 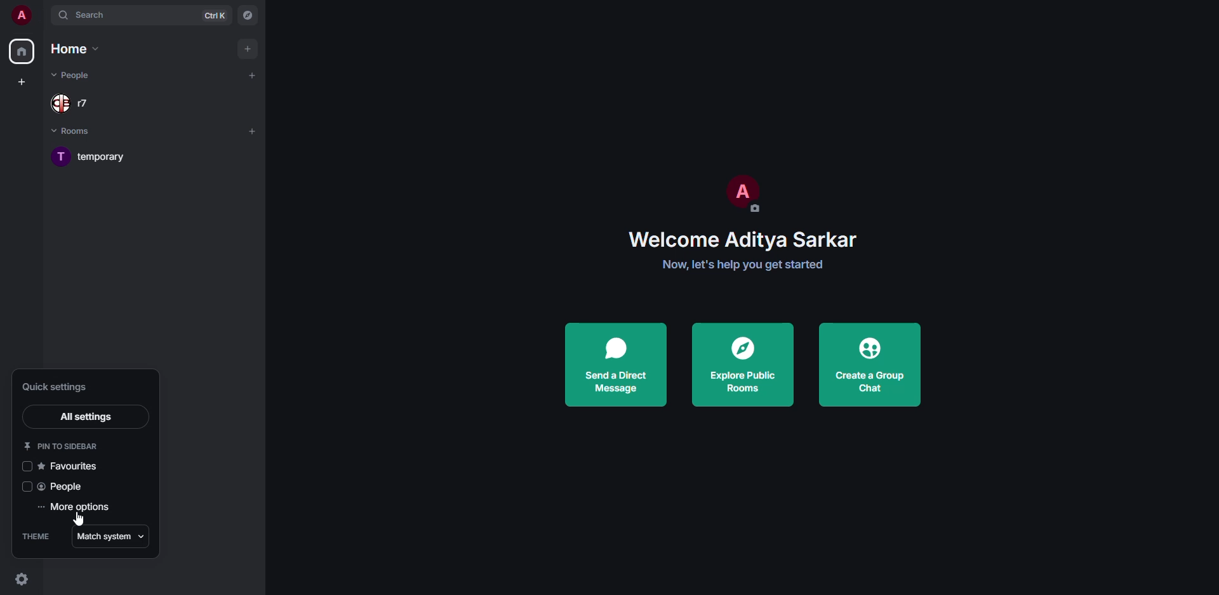 I want to click on rooms, so click(x=80, y=133).